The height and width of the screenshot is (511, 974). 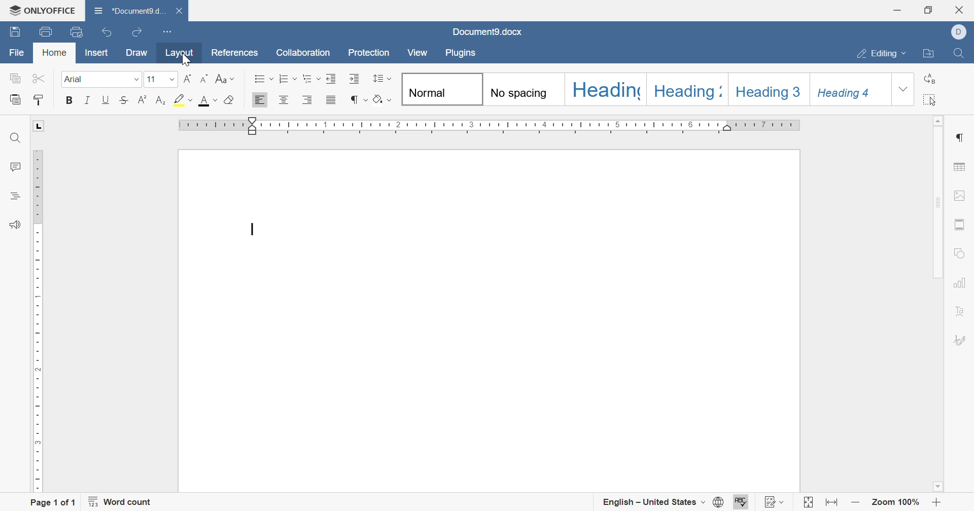 I want to click on word count, so click(x=120, y=502).